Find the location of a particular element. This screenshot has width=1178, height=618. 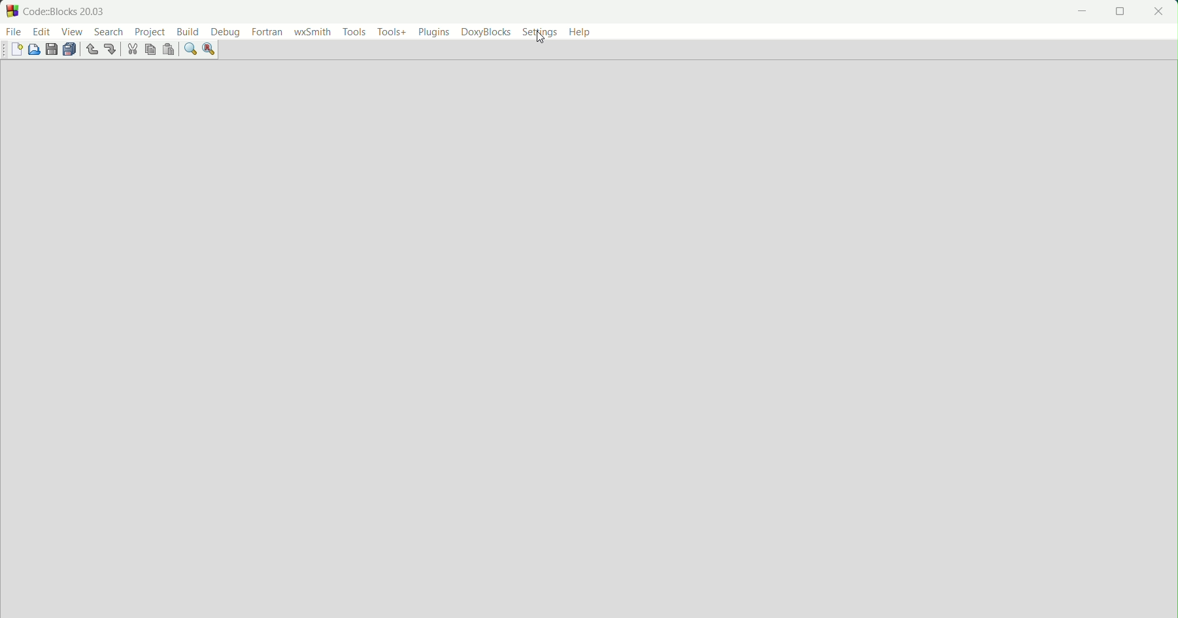

title and logo is located at coordinates (57, 10).